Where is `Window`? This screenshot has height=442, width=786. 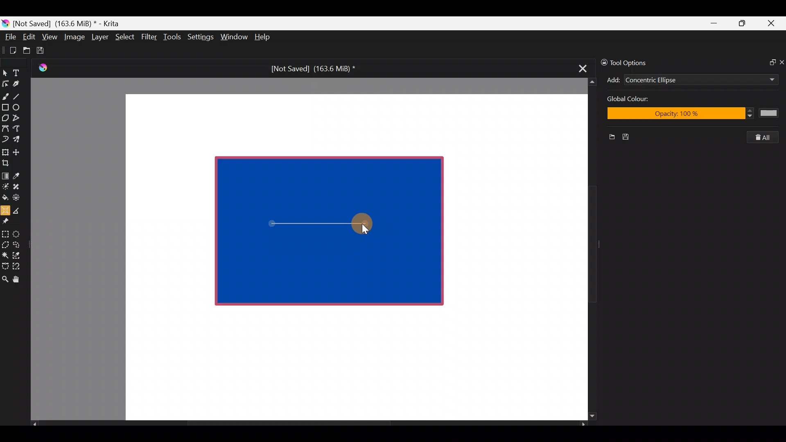
Window is located at coordinates (234, 38).